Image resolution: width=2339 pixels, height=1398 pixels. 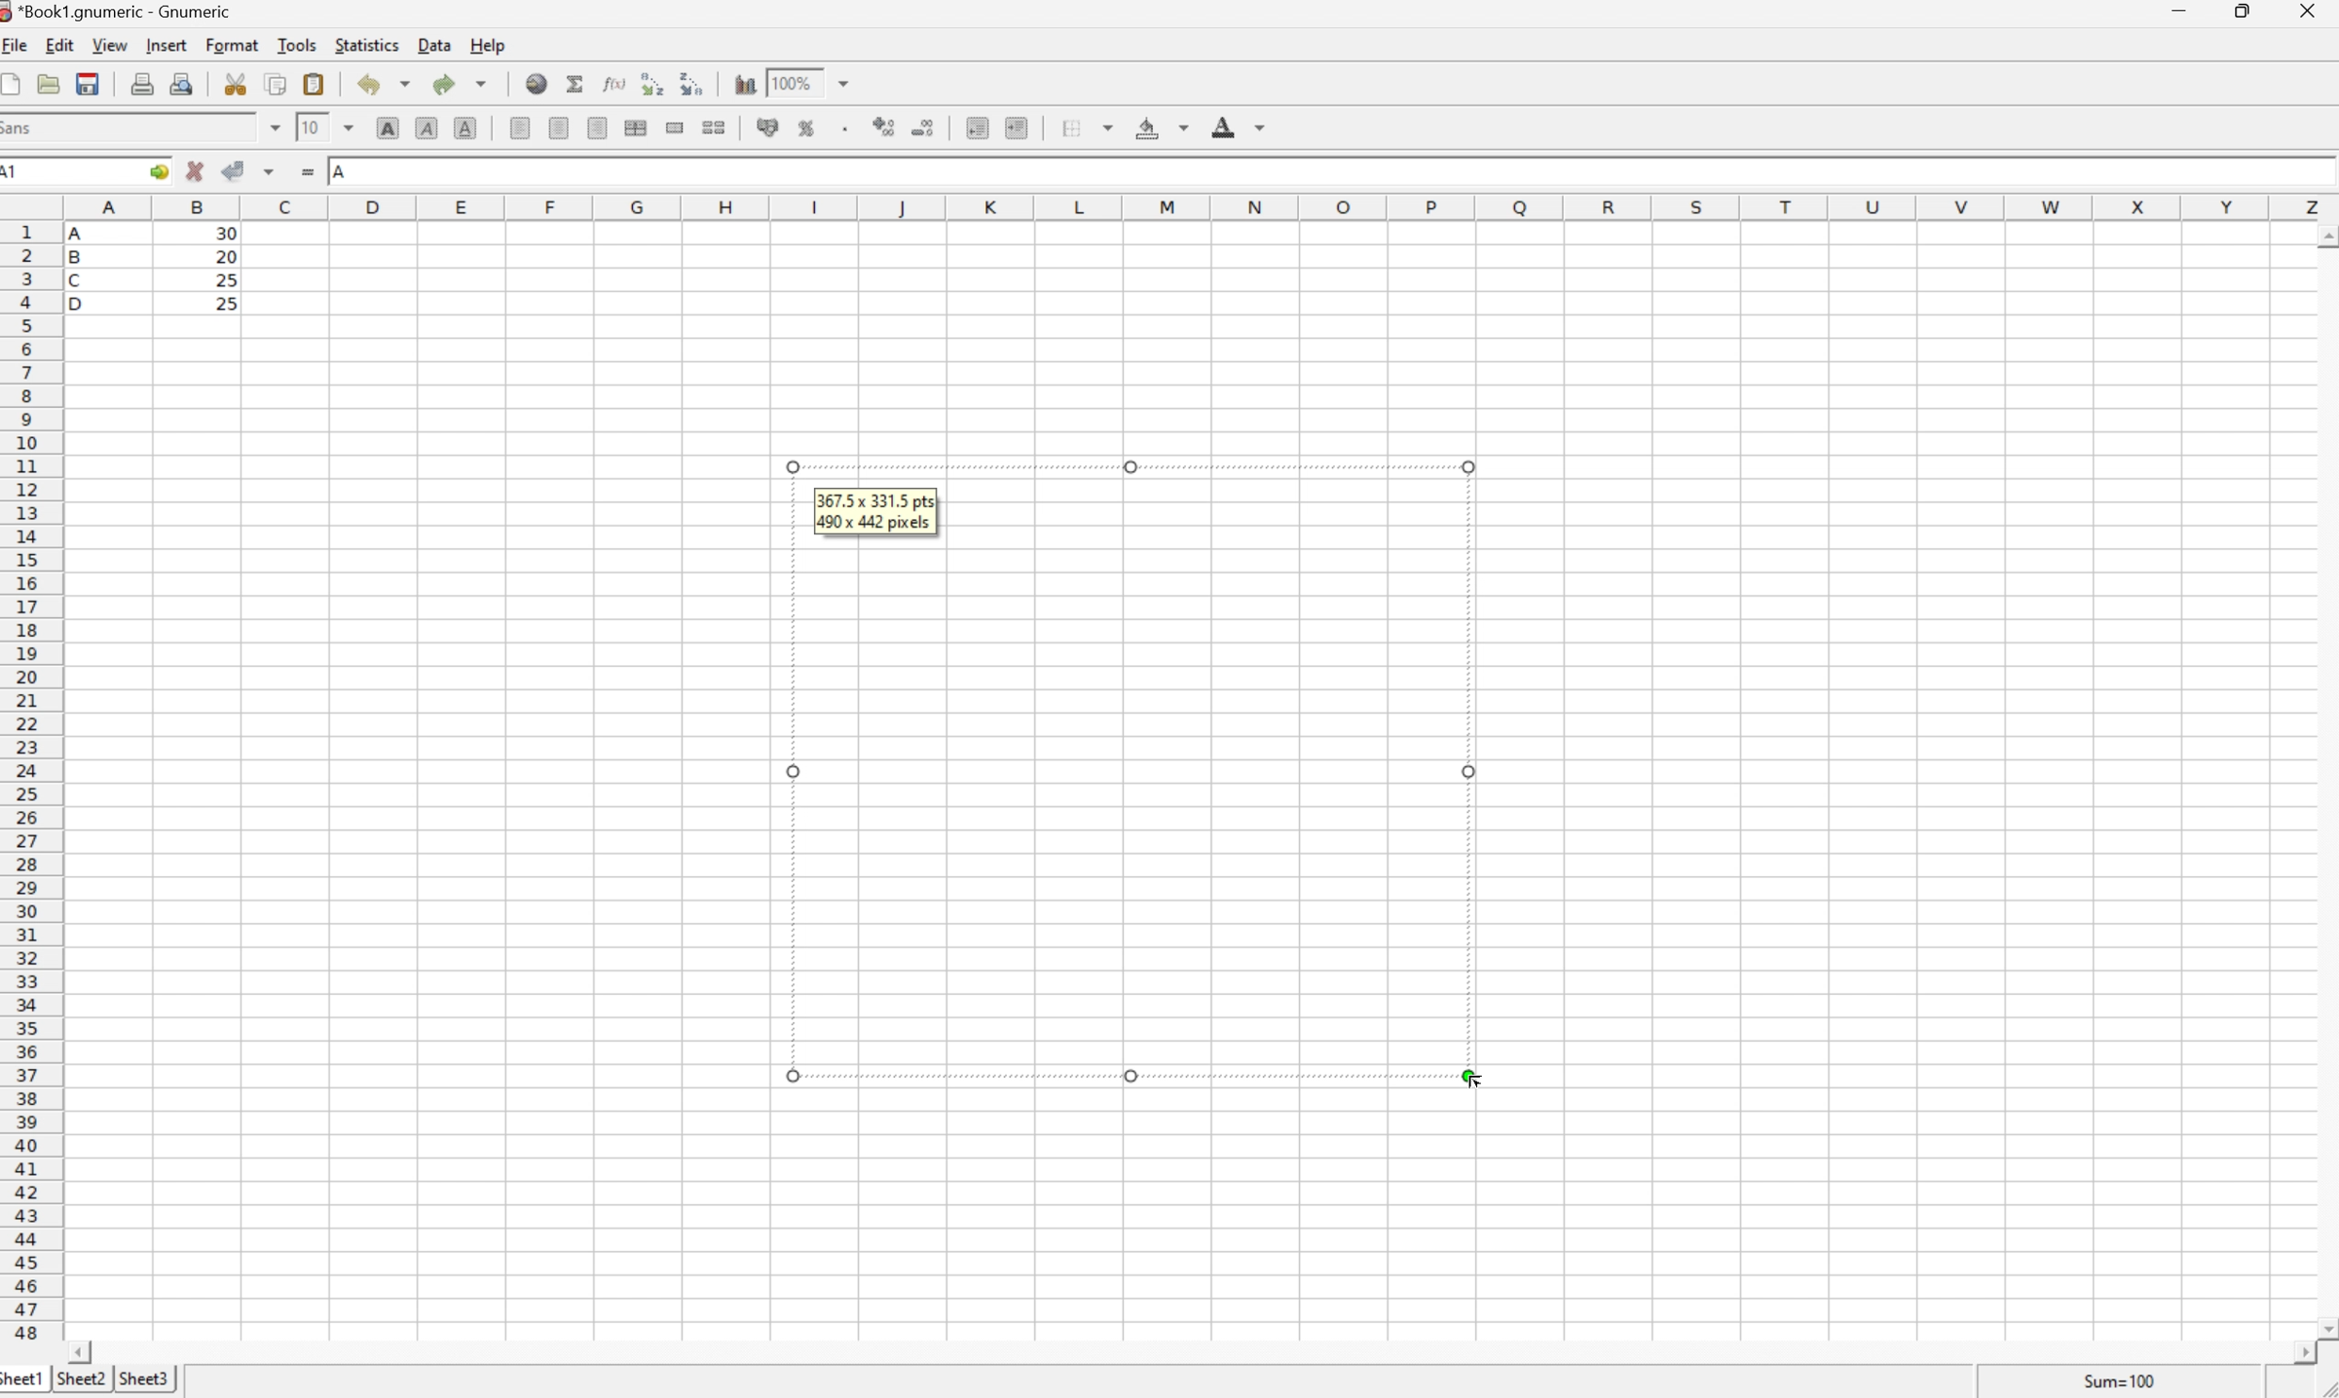 What do you see at coordinates (879, 524) in the screenshot?
I see `490*442 pixels` at bounding box center [879, 524].